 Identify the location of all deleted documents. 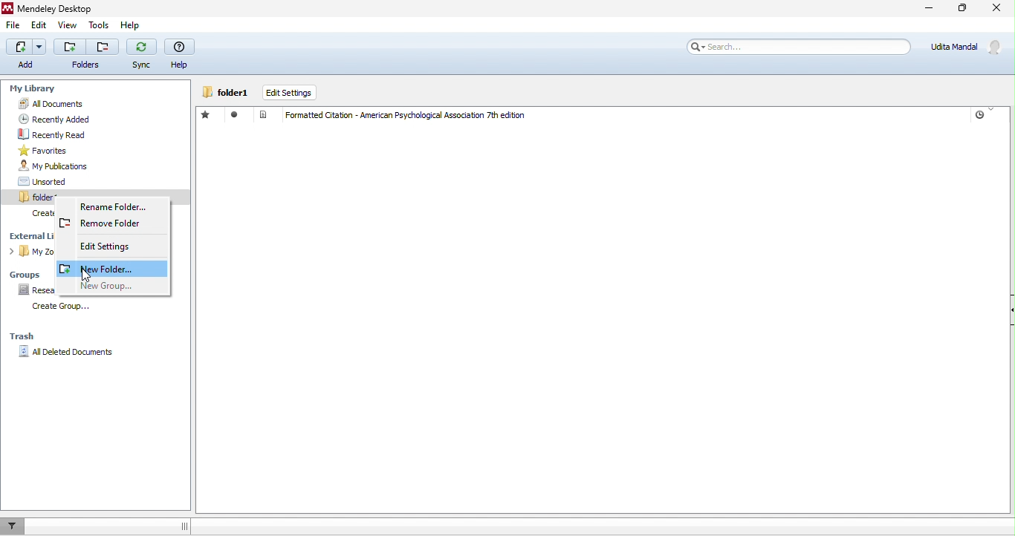
(103, 352).